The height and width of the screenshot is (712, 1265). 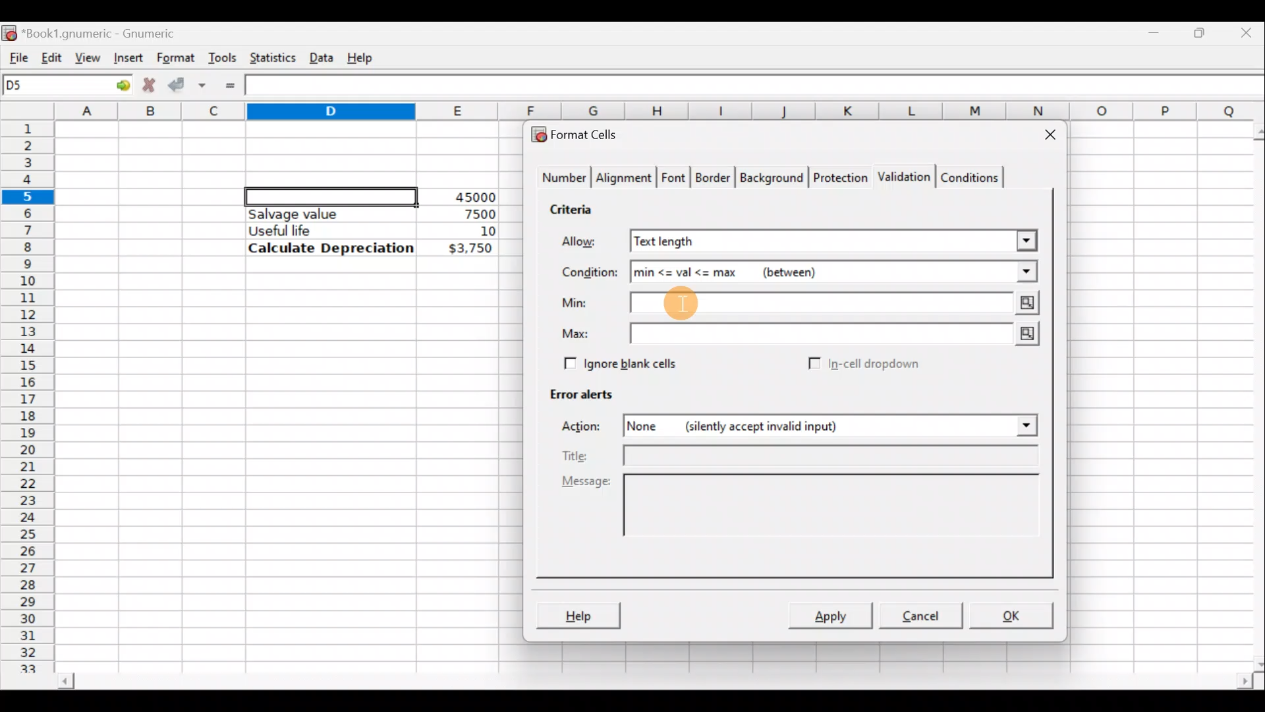 I want to click on 10, so click(x=472, y=231).